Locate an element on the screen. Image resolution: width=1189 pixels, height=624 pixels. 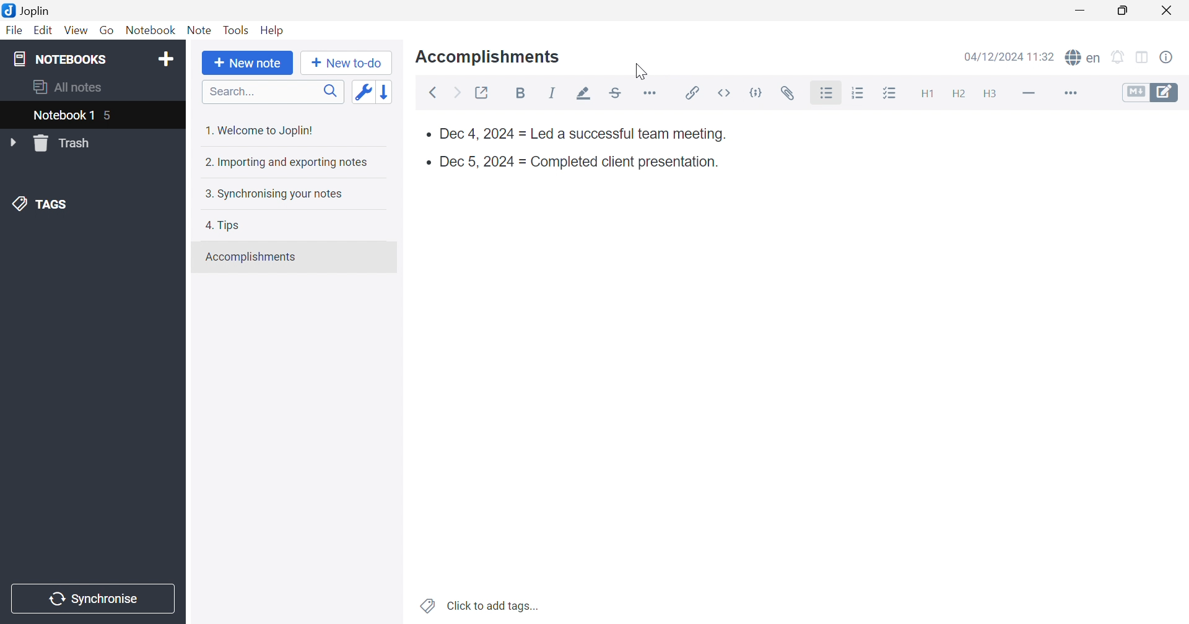
Numbered list is located at coordinates (863, 93).